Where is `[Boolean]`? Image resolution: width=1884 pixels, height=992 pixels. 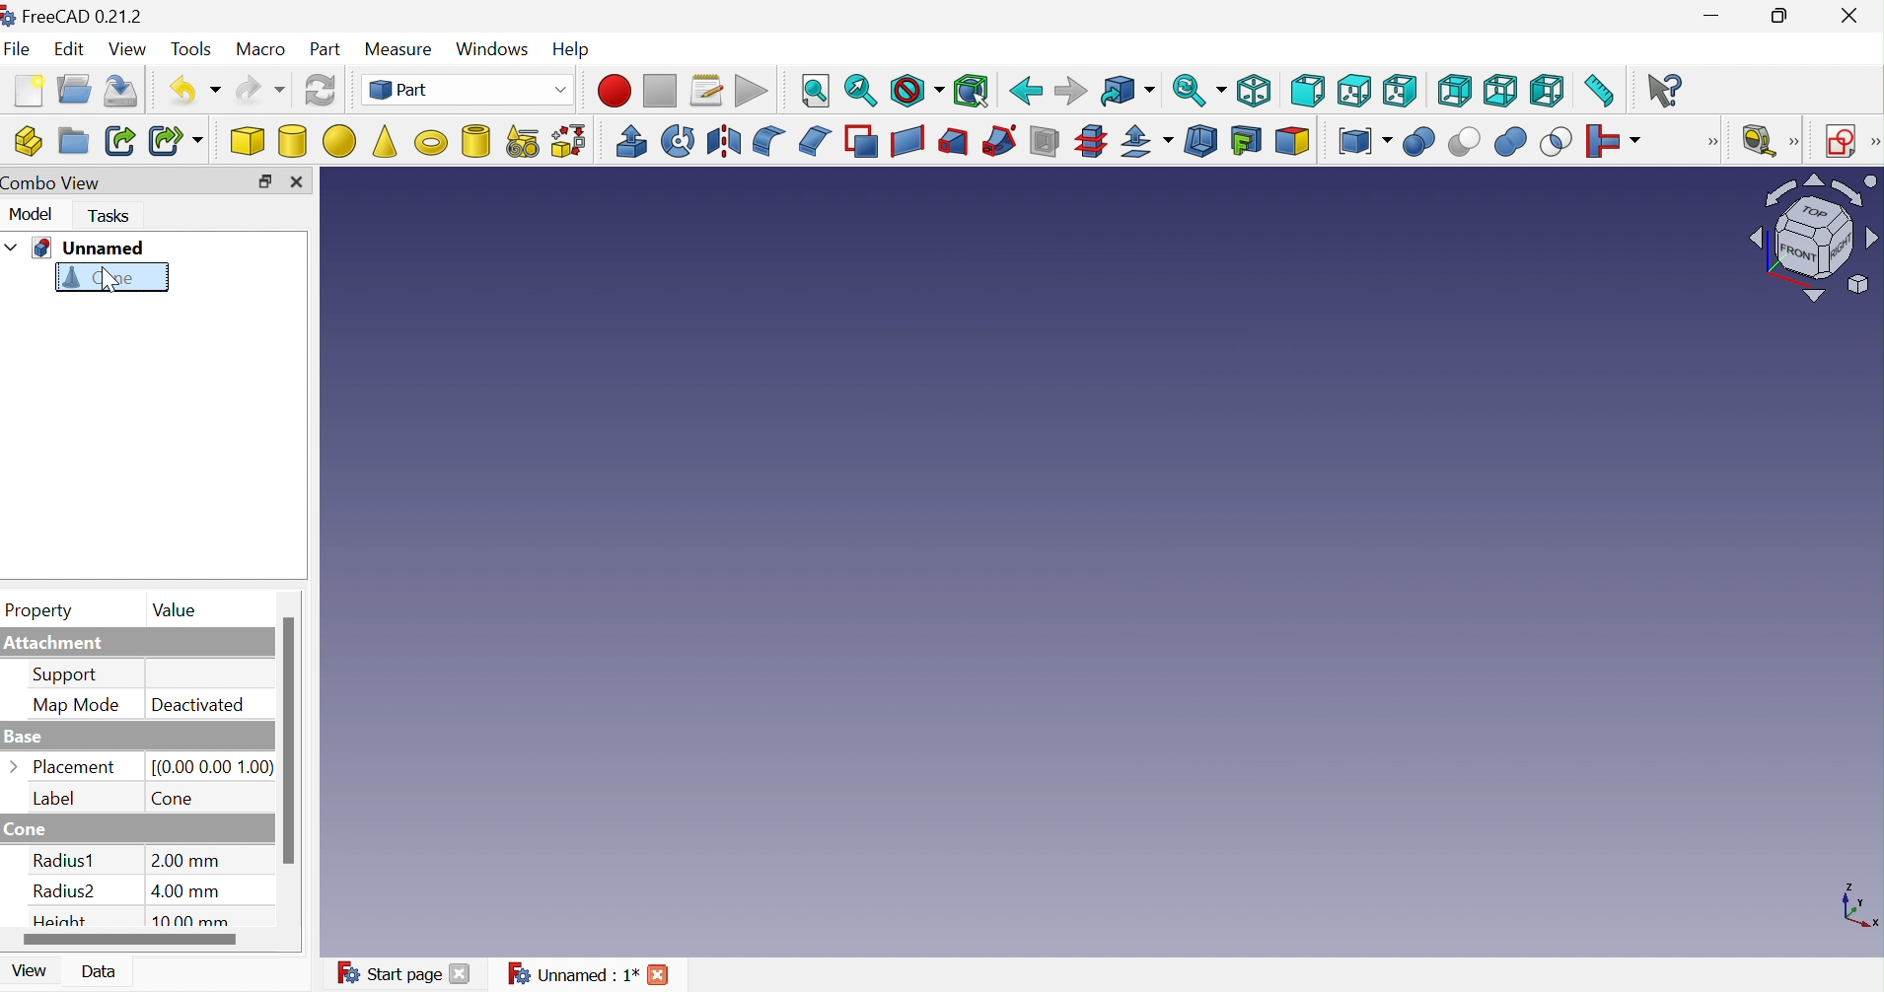
[Boolean] is located at coordinates (1717, 147).